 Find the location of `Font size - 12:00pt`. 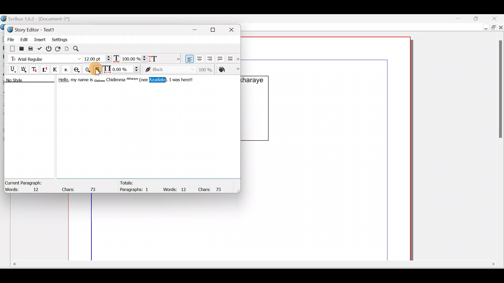

Font size - 12:00pt is located at coordinates (98, 59).